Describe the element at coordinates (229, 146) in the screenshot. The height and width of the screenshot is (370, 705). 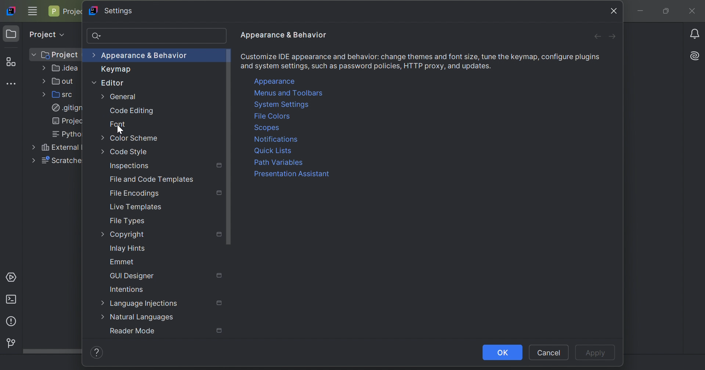
I see `Scroll bar` at that location.